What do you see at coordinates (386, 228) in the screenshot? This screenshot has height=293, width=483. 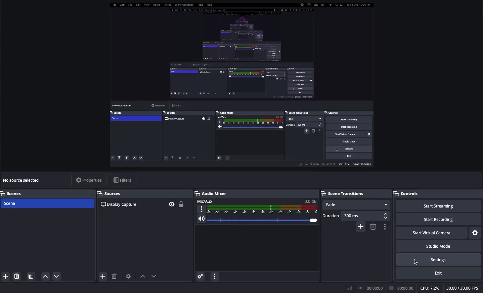 I see `Options` at bounding box center [386, 228].